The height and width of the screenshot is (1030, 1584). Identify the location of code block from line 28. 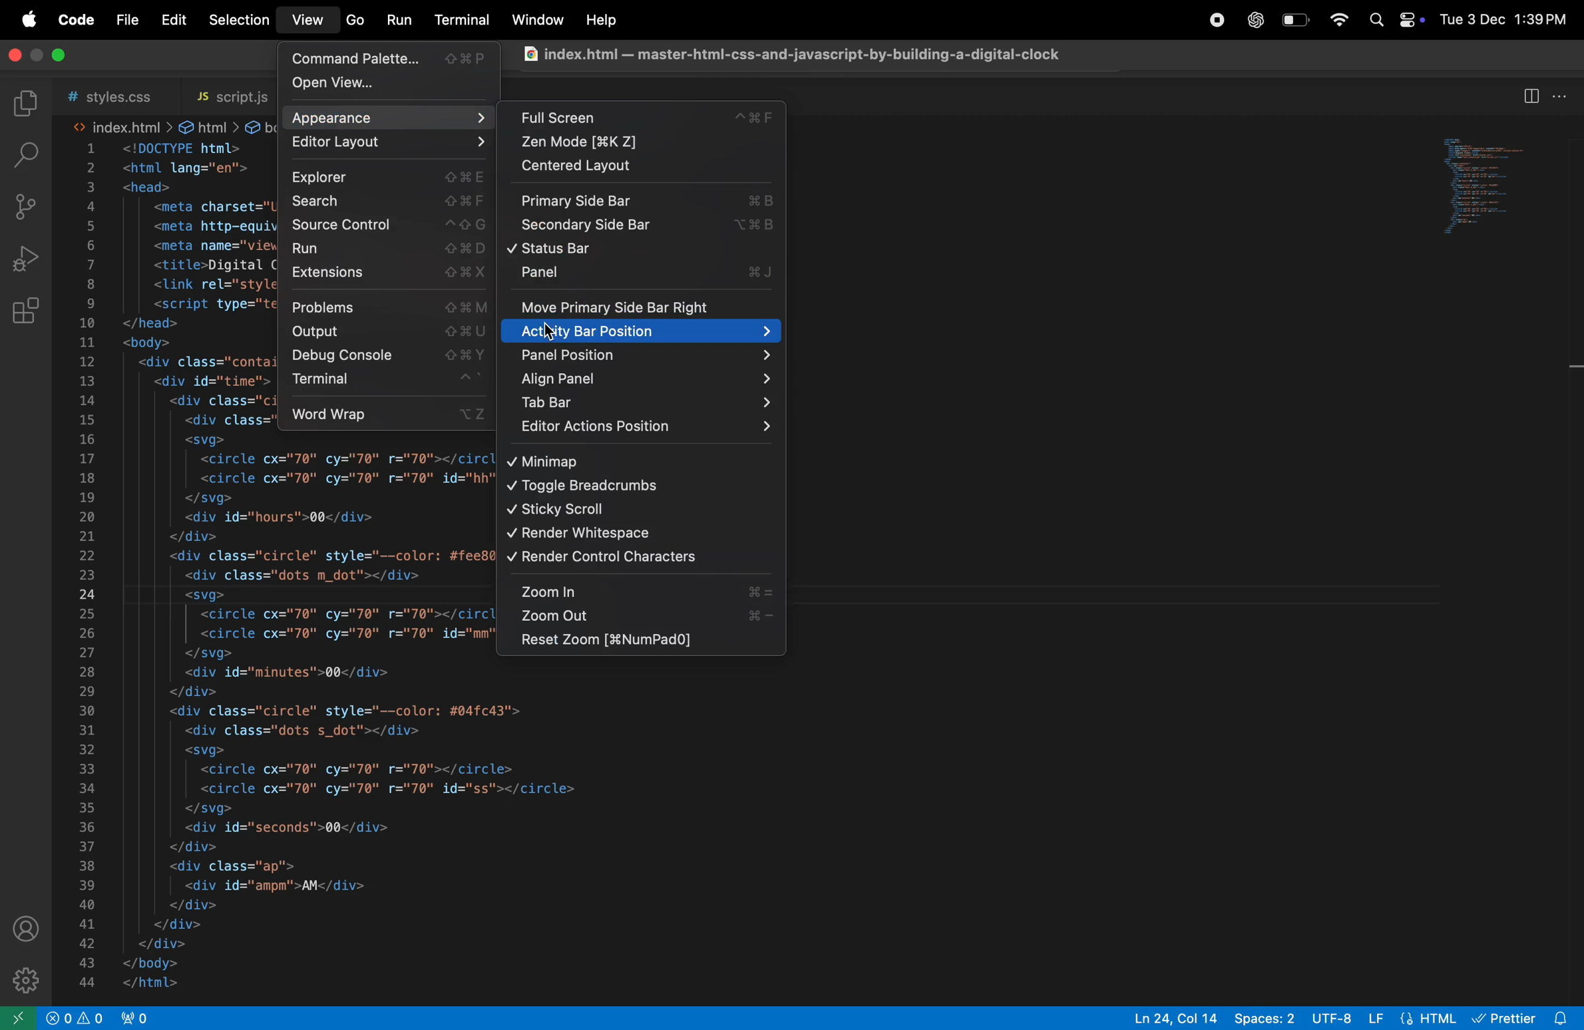
(653, 834).